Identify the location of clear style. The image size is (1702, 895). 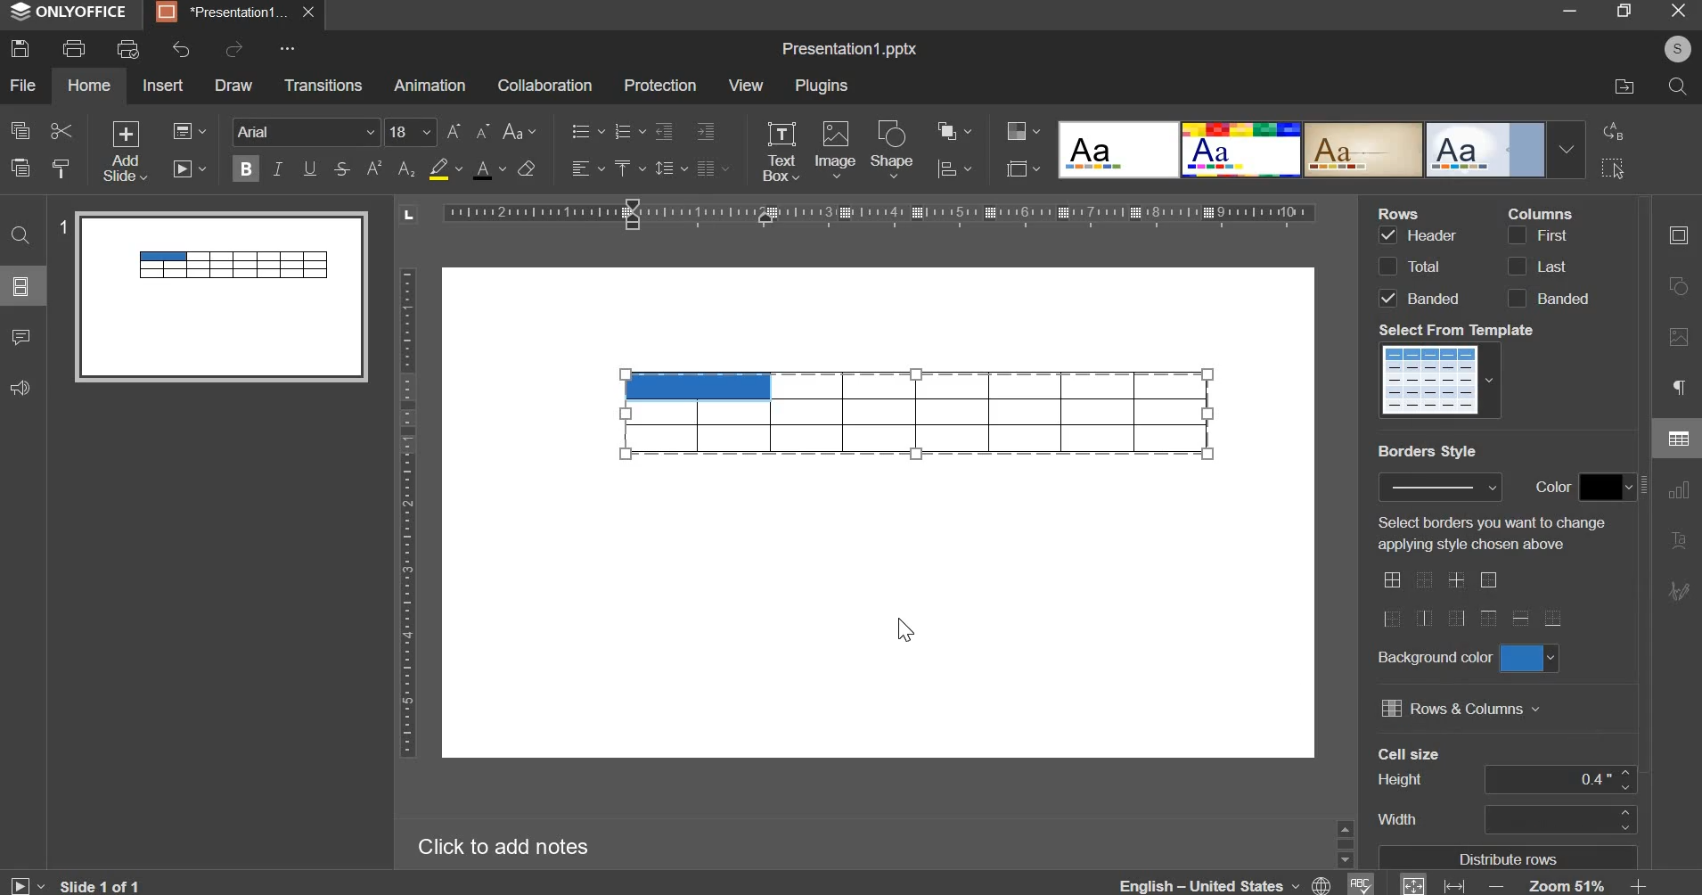
(526, 168).